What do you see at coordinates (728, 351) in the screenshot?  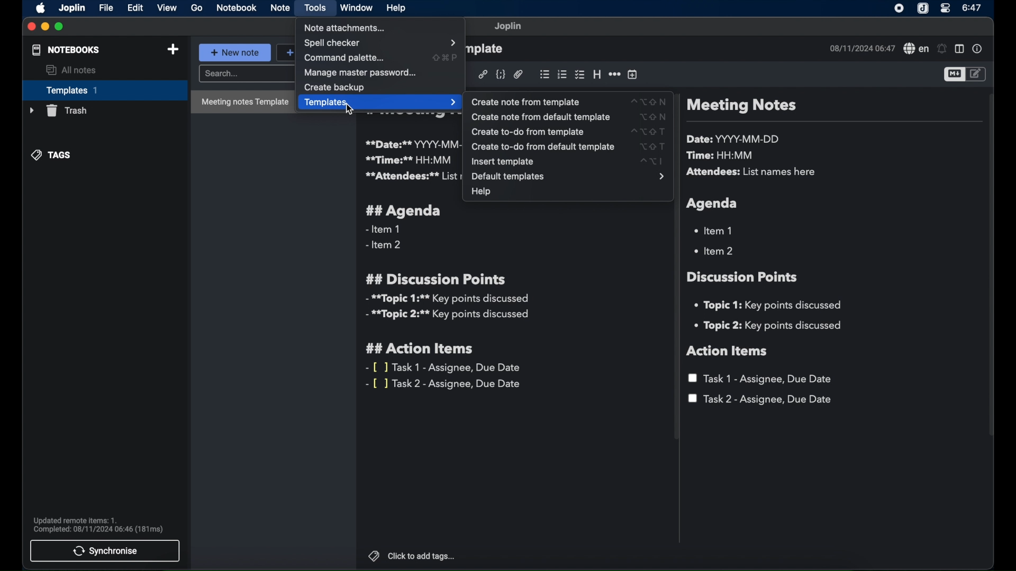 I see `action items` at bounding box center [728, 351].